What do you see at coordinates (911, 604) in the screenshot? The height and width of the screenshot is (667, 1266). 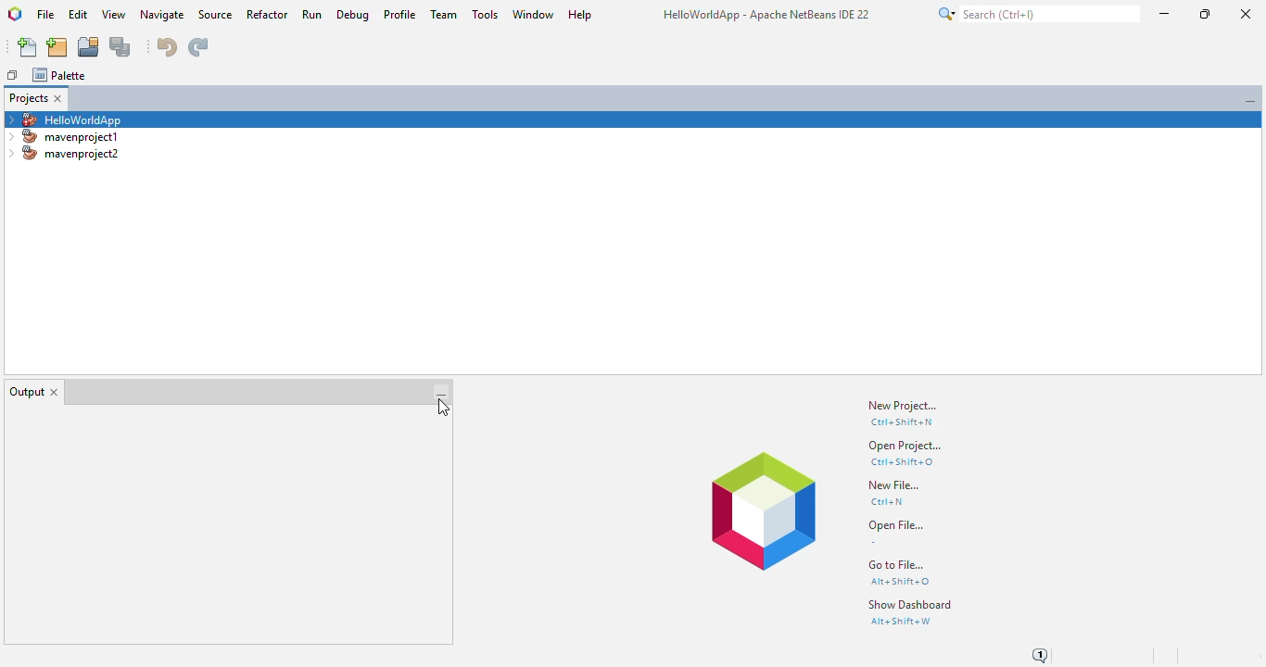 I see `show dashboard` at bounding box center [911, 604].